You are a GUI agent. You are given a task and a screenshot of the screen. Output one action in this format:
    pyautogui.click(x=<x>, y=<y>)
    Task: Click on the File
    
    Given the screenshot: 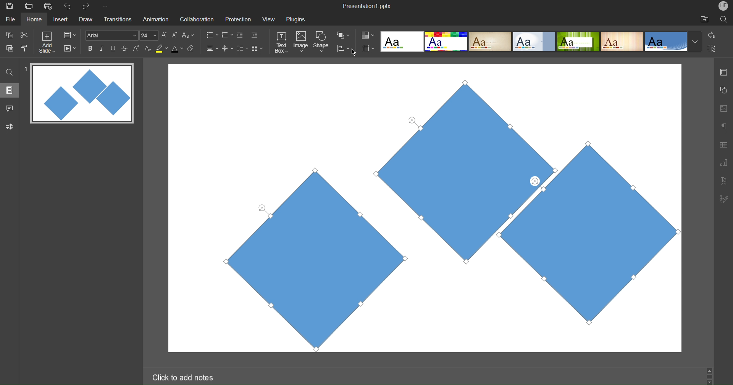 What is the action you would take?
    pyautogui.click(x=11, y=19)
    